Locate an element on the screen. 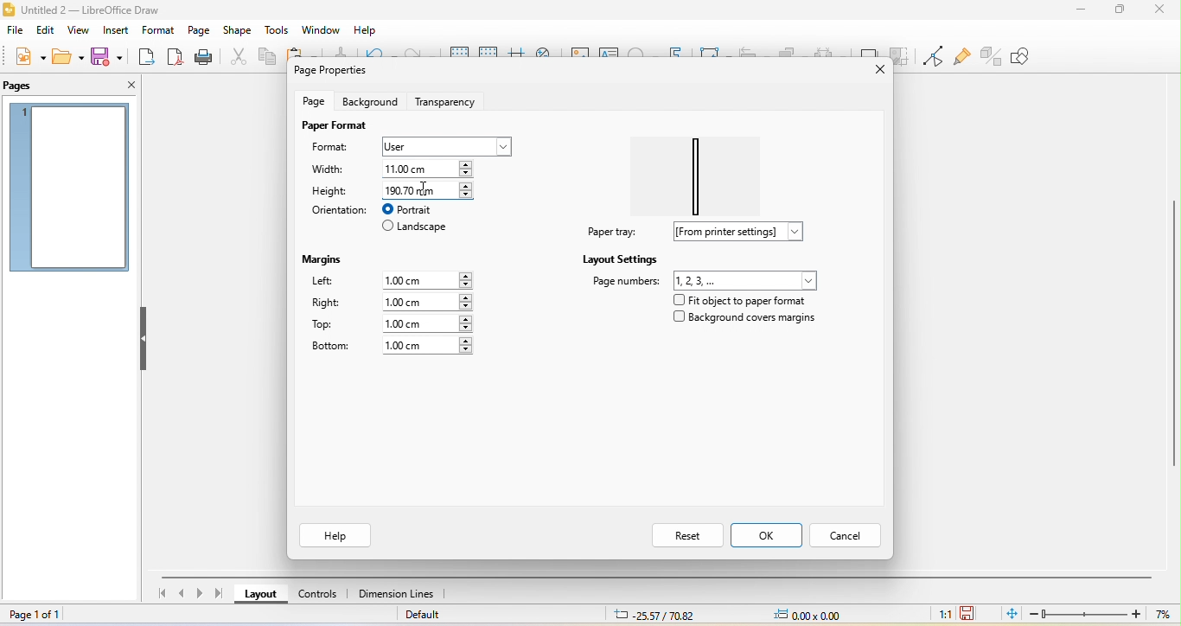 The width and height of the screenshot is (1181, 626). file is located at coordinates (15, 32).